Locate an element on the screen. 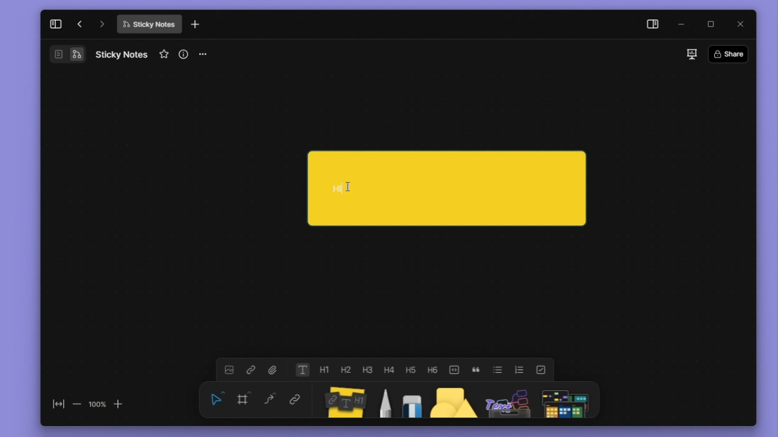 This screenshot has height=437, width=778. favourite is located at coordinates (164, 56).